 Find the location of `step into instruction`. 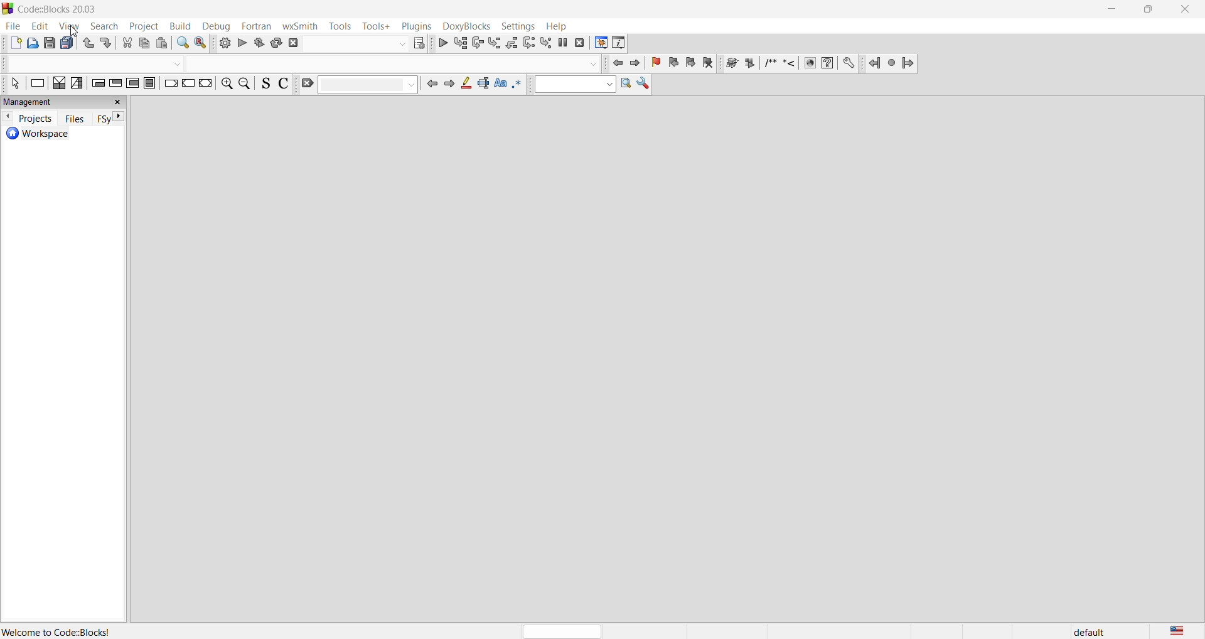

step into instruction is located at coordinates (546, 44).